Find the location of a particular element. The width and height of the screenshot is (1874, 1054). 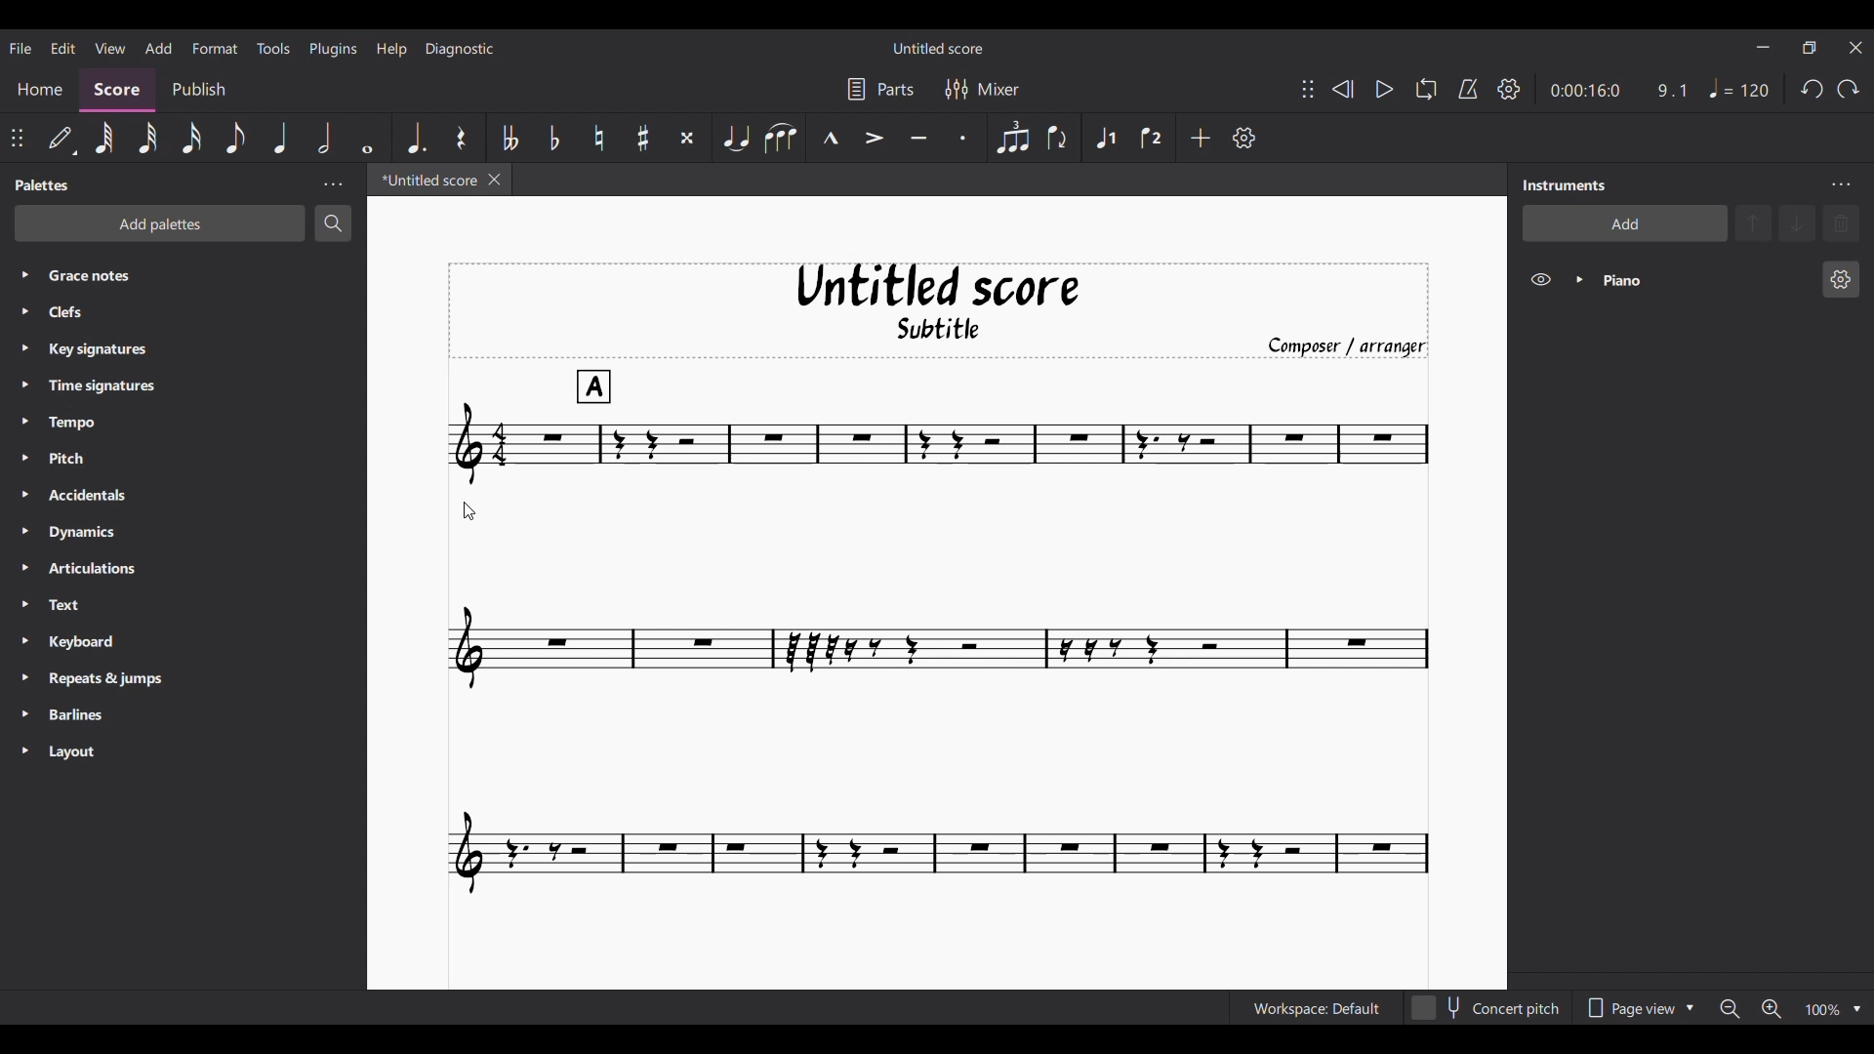

Diagnostic menu is located at coordinates (461, 49).